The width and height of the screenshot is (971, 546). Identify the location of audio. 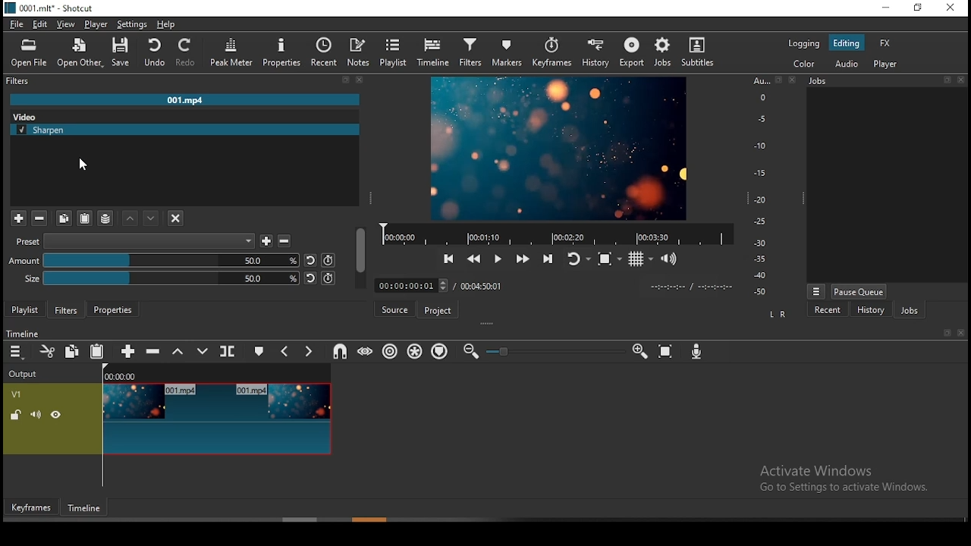
(844, 62).